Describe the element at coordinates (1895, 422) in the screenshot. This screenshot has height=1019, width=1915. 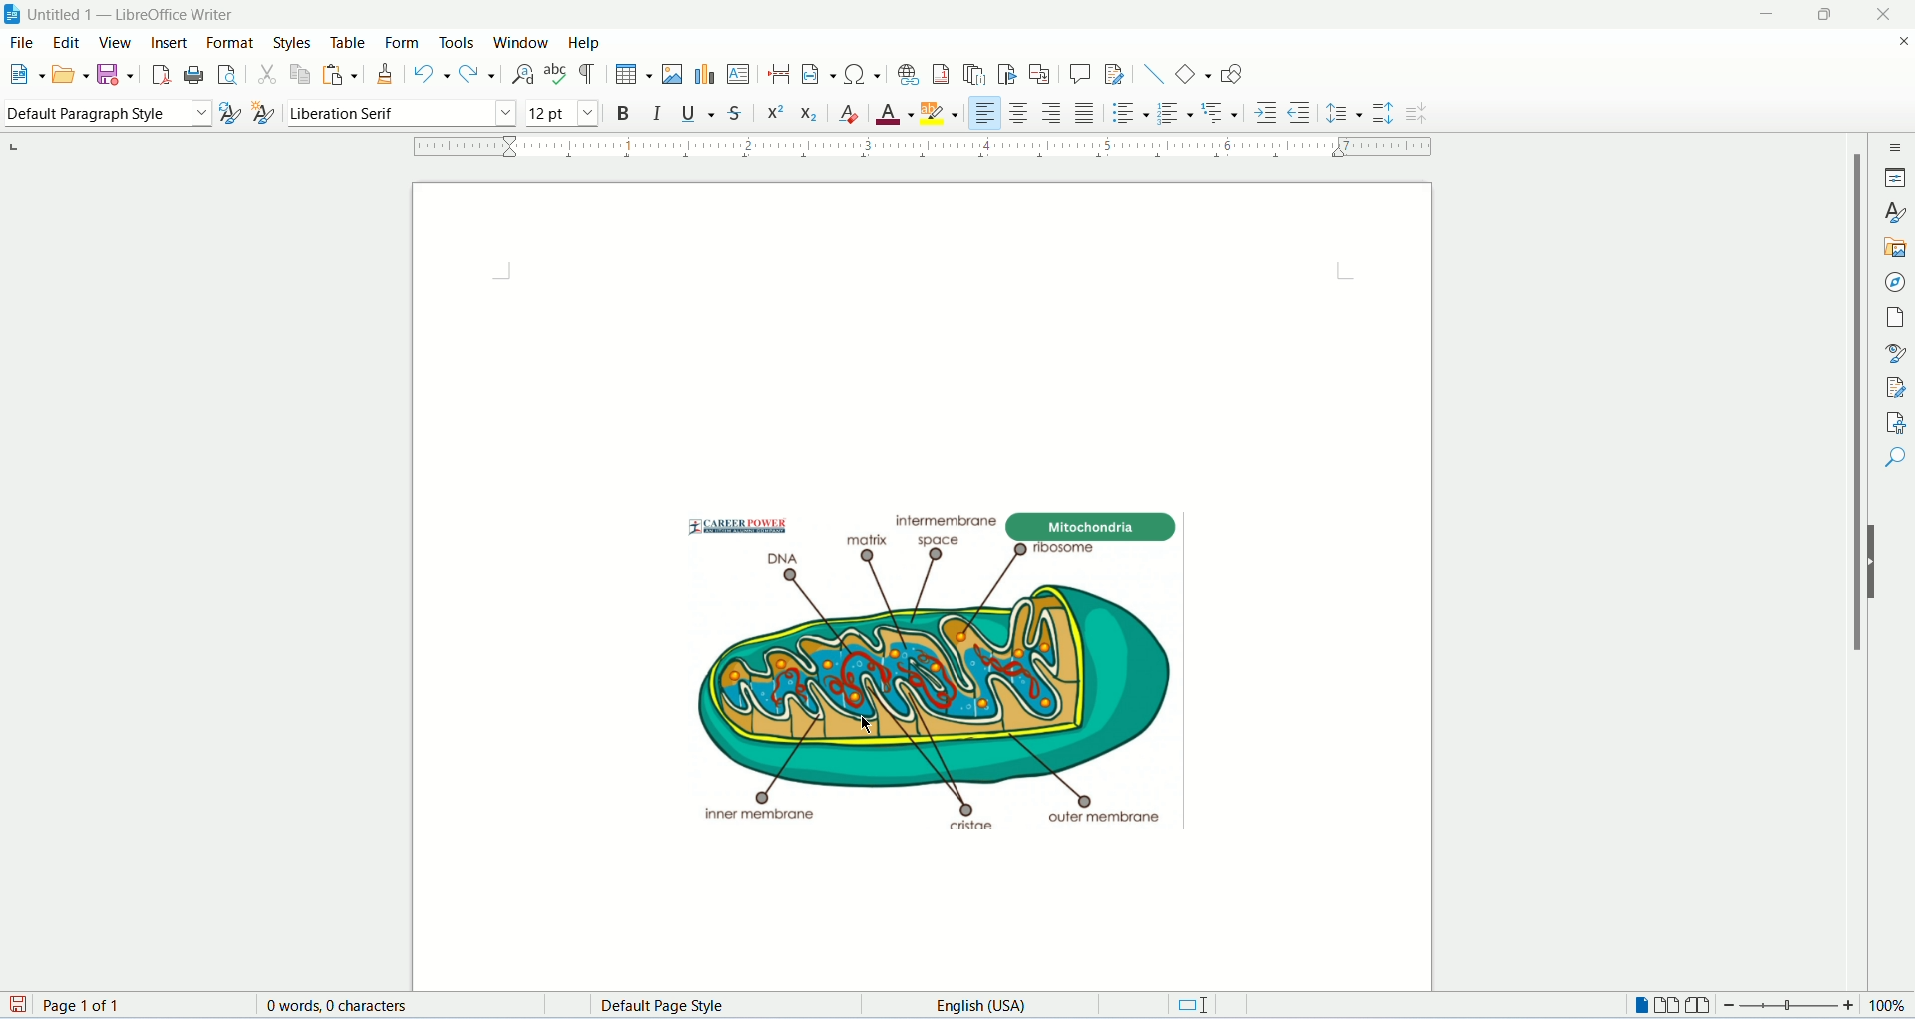
I see `accessibility check` at that location.